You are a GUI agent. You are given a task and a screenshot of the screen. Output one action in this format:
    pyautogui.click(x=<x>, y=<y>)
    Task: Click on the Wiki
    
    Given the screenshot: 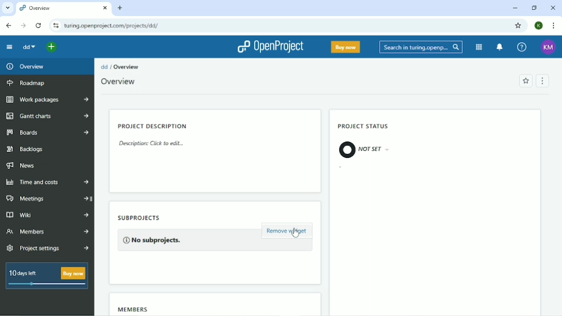 What is the action you would take?
    pyautogui.click(x=47, y=214)
    